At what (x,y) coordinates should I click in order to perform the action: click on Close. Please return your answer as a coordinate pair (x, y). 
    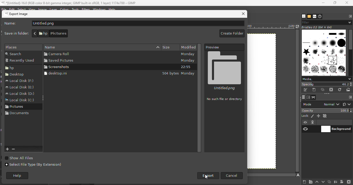
    Looking at the image, I should click on (347, 3).